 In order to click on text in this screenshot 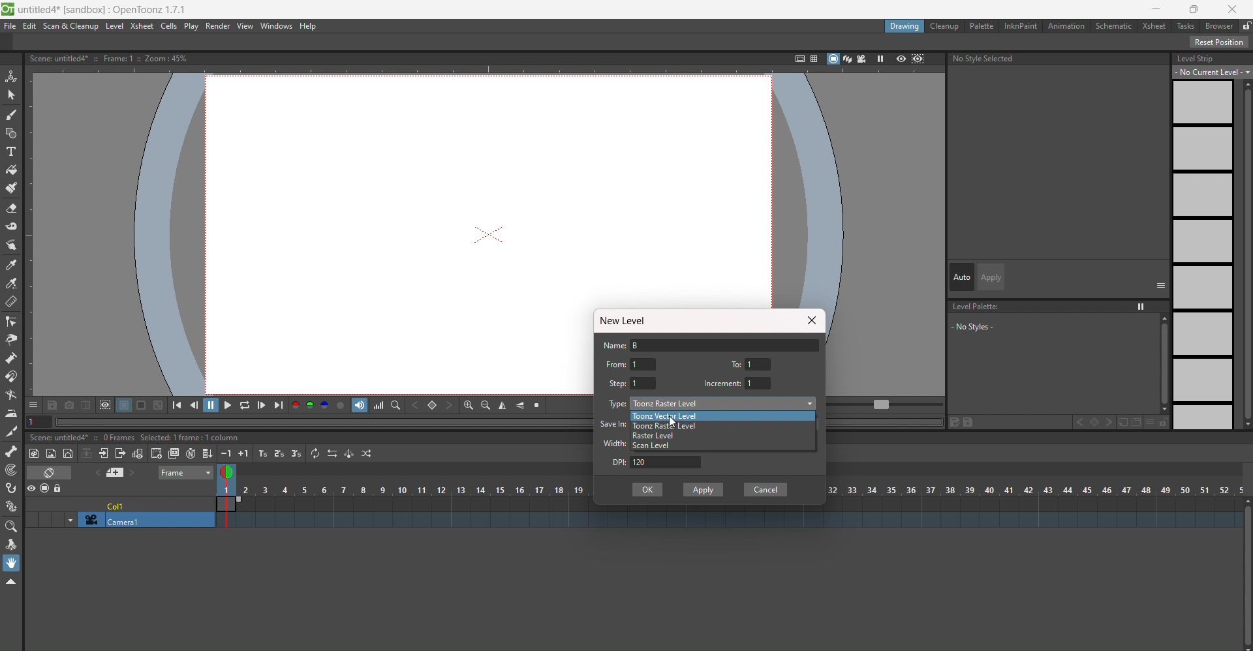, I will do `click(112, 58)`.